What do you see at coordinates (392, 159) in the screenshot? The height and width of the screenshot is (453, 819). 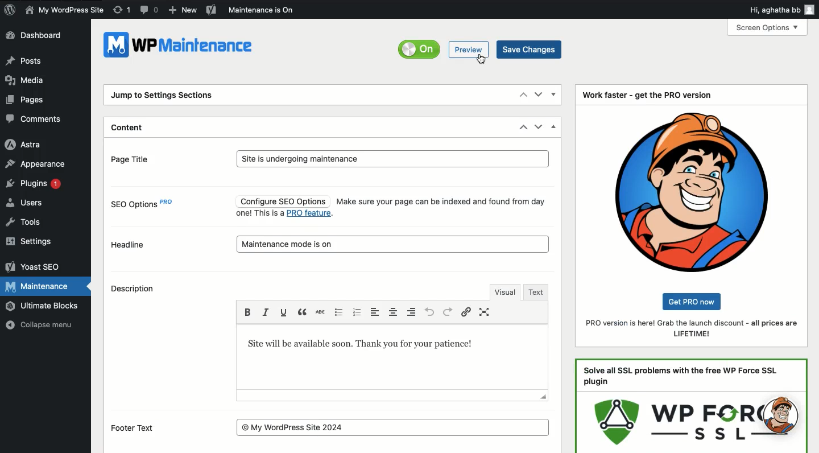 I see `Site is undergoing maintenance` at bounding box center [392, 159].